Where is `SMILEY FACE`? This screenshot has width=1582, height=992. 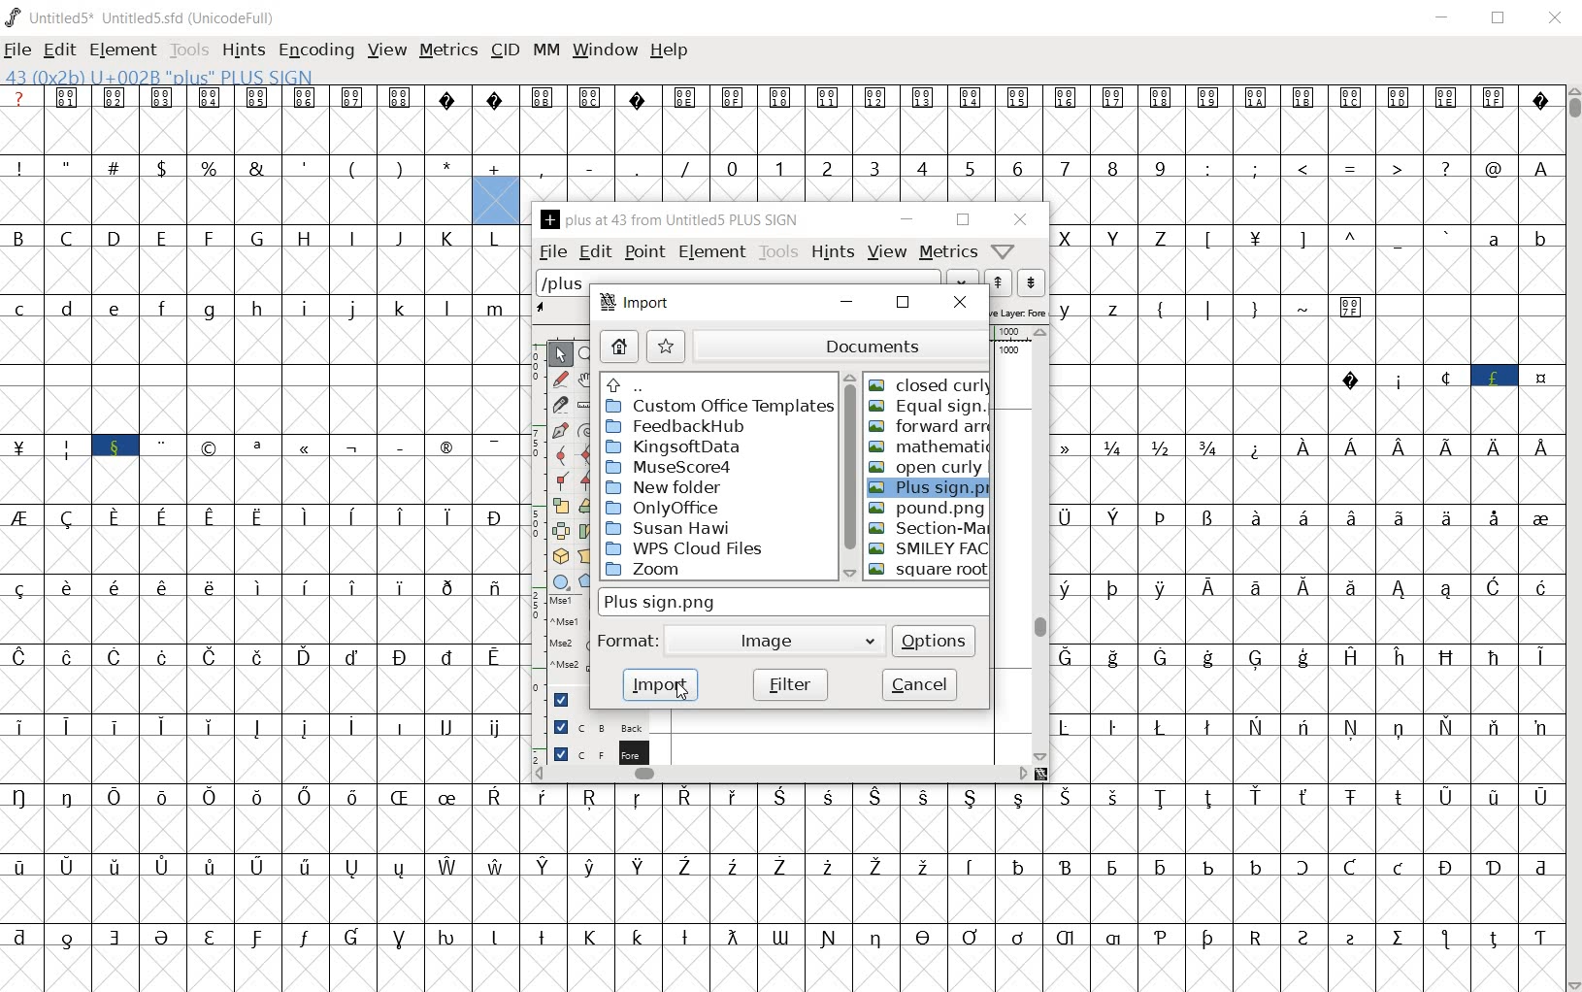 SMILEY FACE is located at coordinates (929, 547).